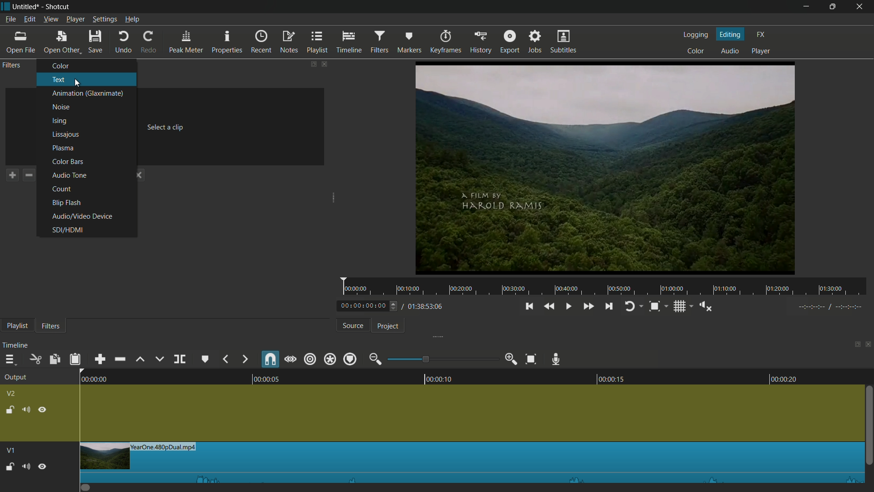  What do you see at coordinates (569, 307) in the screenshot?
I see `toggle play or pause` at bounding box center [569, 307].